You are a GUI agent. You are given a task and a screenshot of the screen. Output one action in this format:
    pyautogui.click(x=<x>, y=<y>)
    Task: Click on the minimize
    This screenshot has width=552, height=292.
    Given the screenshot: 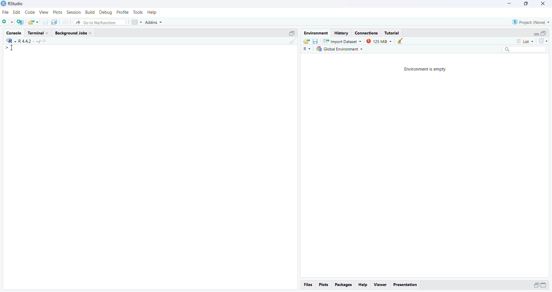 What is the action you would take?
    pyautogui.click(x=543, y=285)
    